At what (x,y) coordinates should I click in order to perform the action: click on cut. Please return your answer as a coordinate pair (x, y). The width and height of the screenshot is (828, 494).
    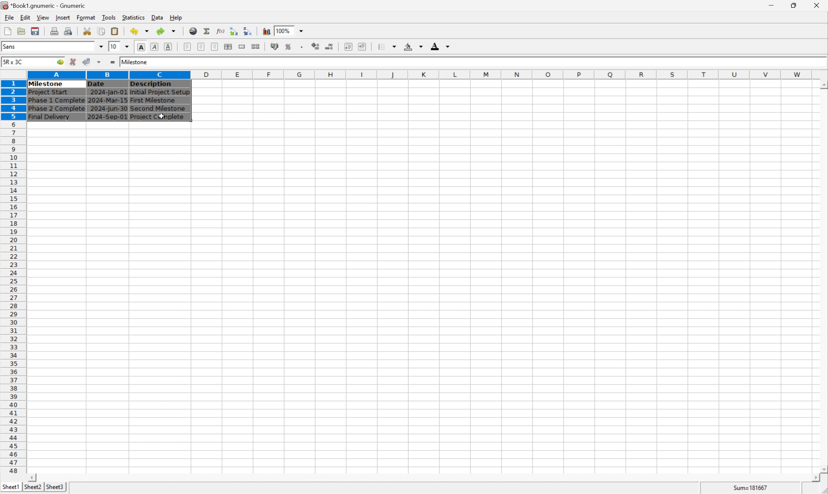
    Looking at the image, I should click on (88, 31).